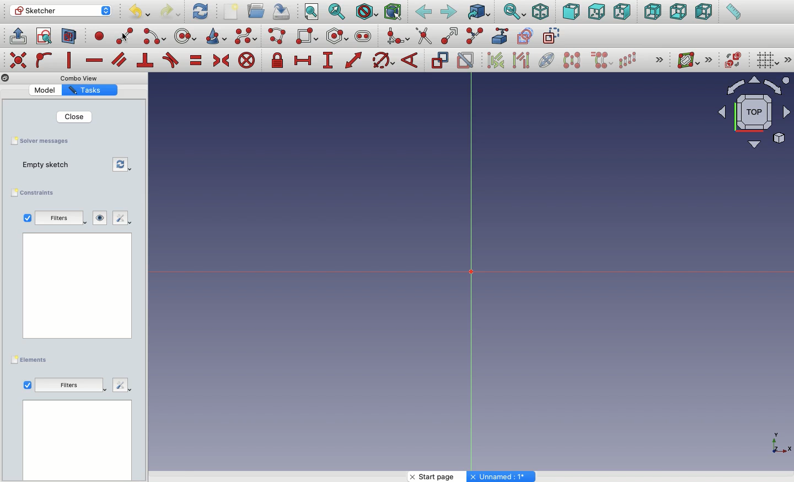 The image size is (794, 482). I want to click on Checkbox, so click(26, 218).